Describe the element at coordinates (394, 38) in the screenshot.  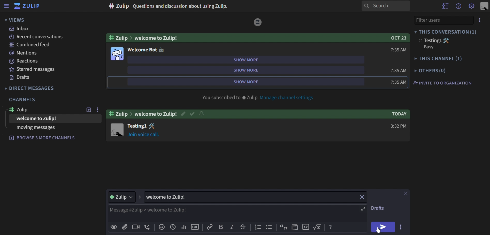
I see `Oct 23` at that location.